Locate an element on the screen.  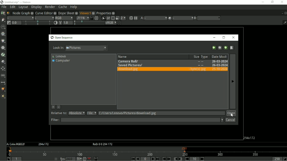
selection bar is located at coordinates (89, 23).